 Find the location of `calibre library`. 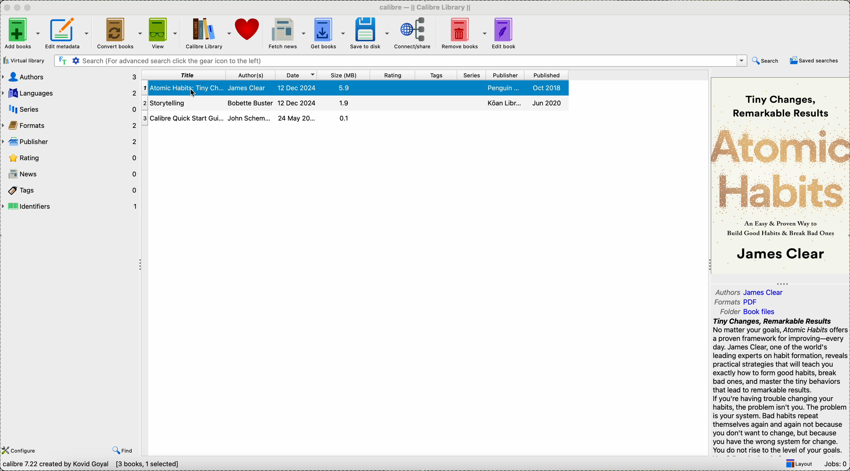

calibre library is located at coordinates (208, 34).